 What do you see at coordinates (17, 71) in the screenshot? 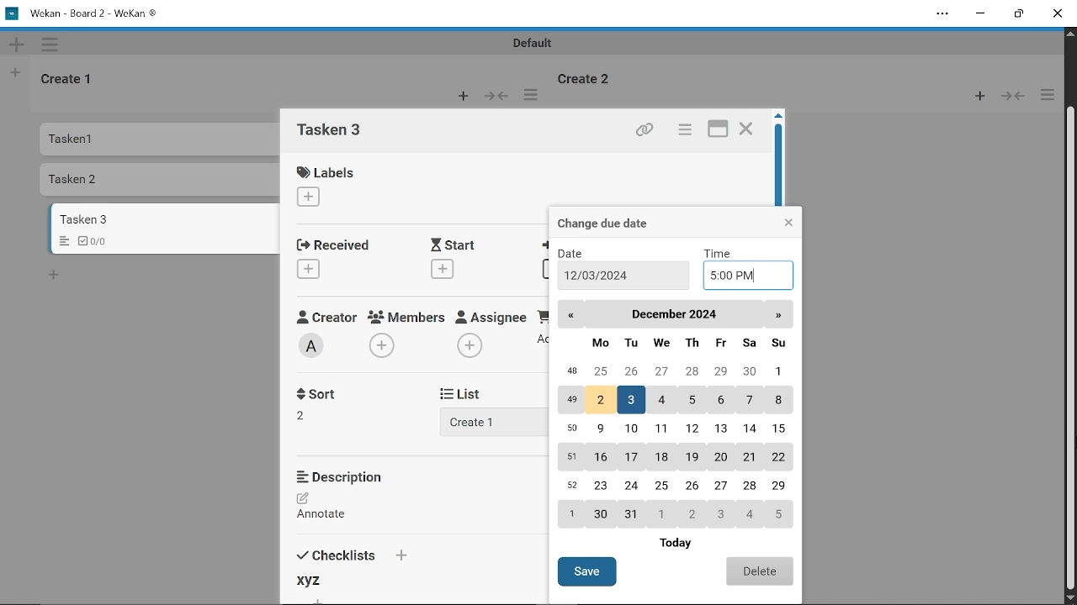
I see `New` at bounding box center [17, 71].